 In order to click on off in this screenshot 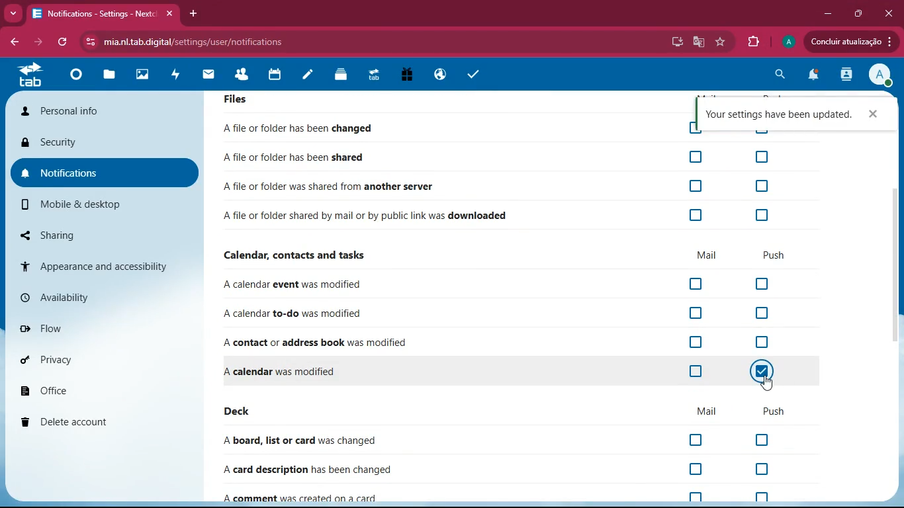, I will do `click(762, 342)`.